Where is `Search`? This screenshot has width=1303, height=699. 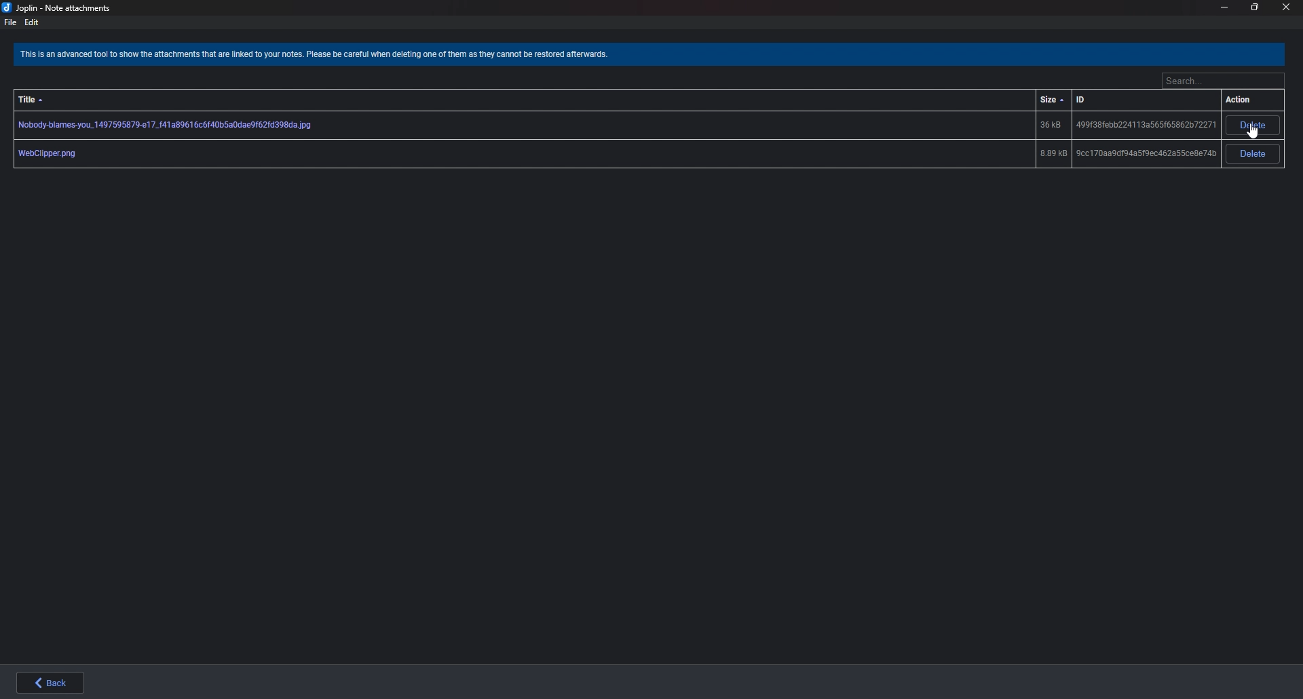
Search is located at coordinates (1222, 82).